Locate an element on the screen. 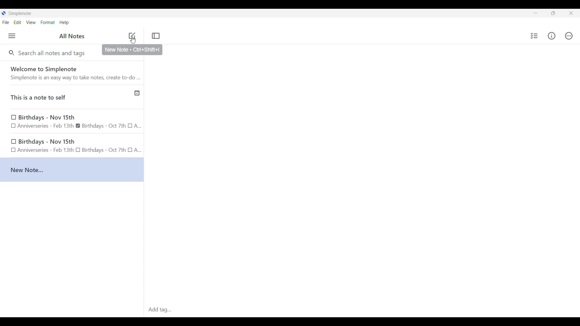 This screenshot has width=580, height=326. Published note indicated by check icon is located at coordinates (72, 97).